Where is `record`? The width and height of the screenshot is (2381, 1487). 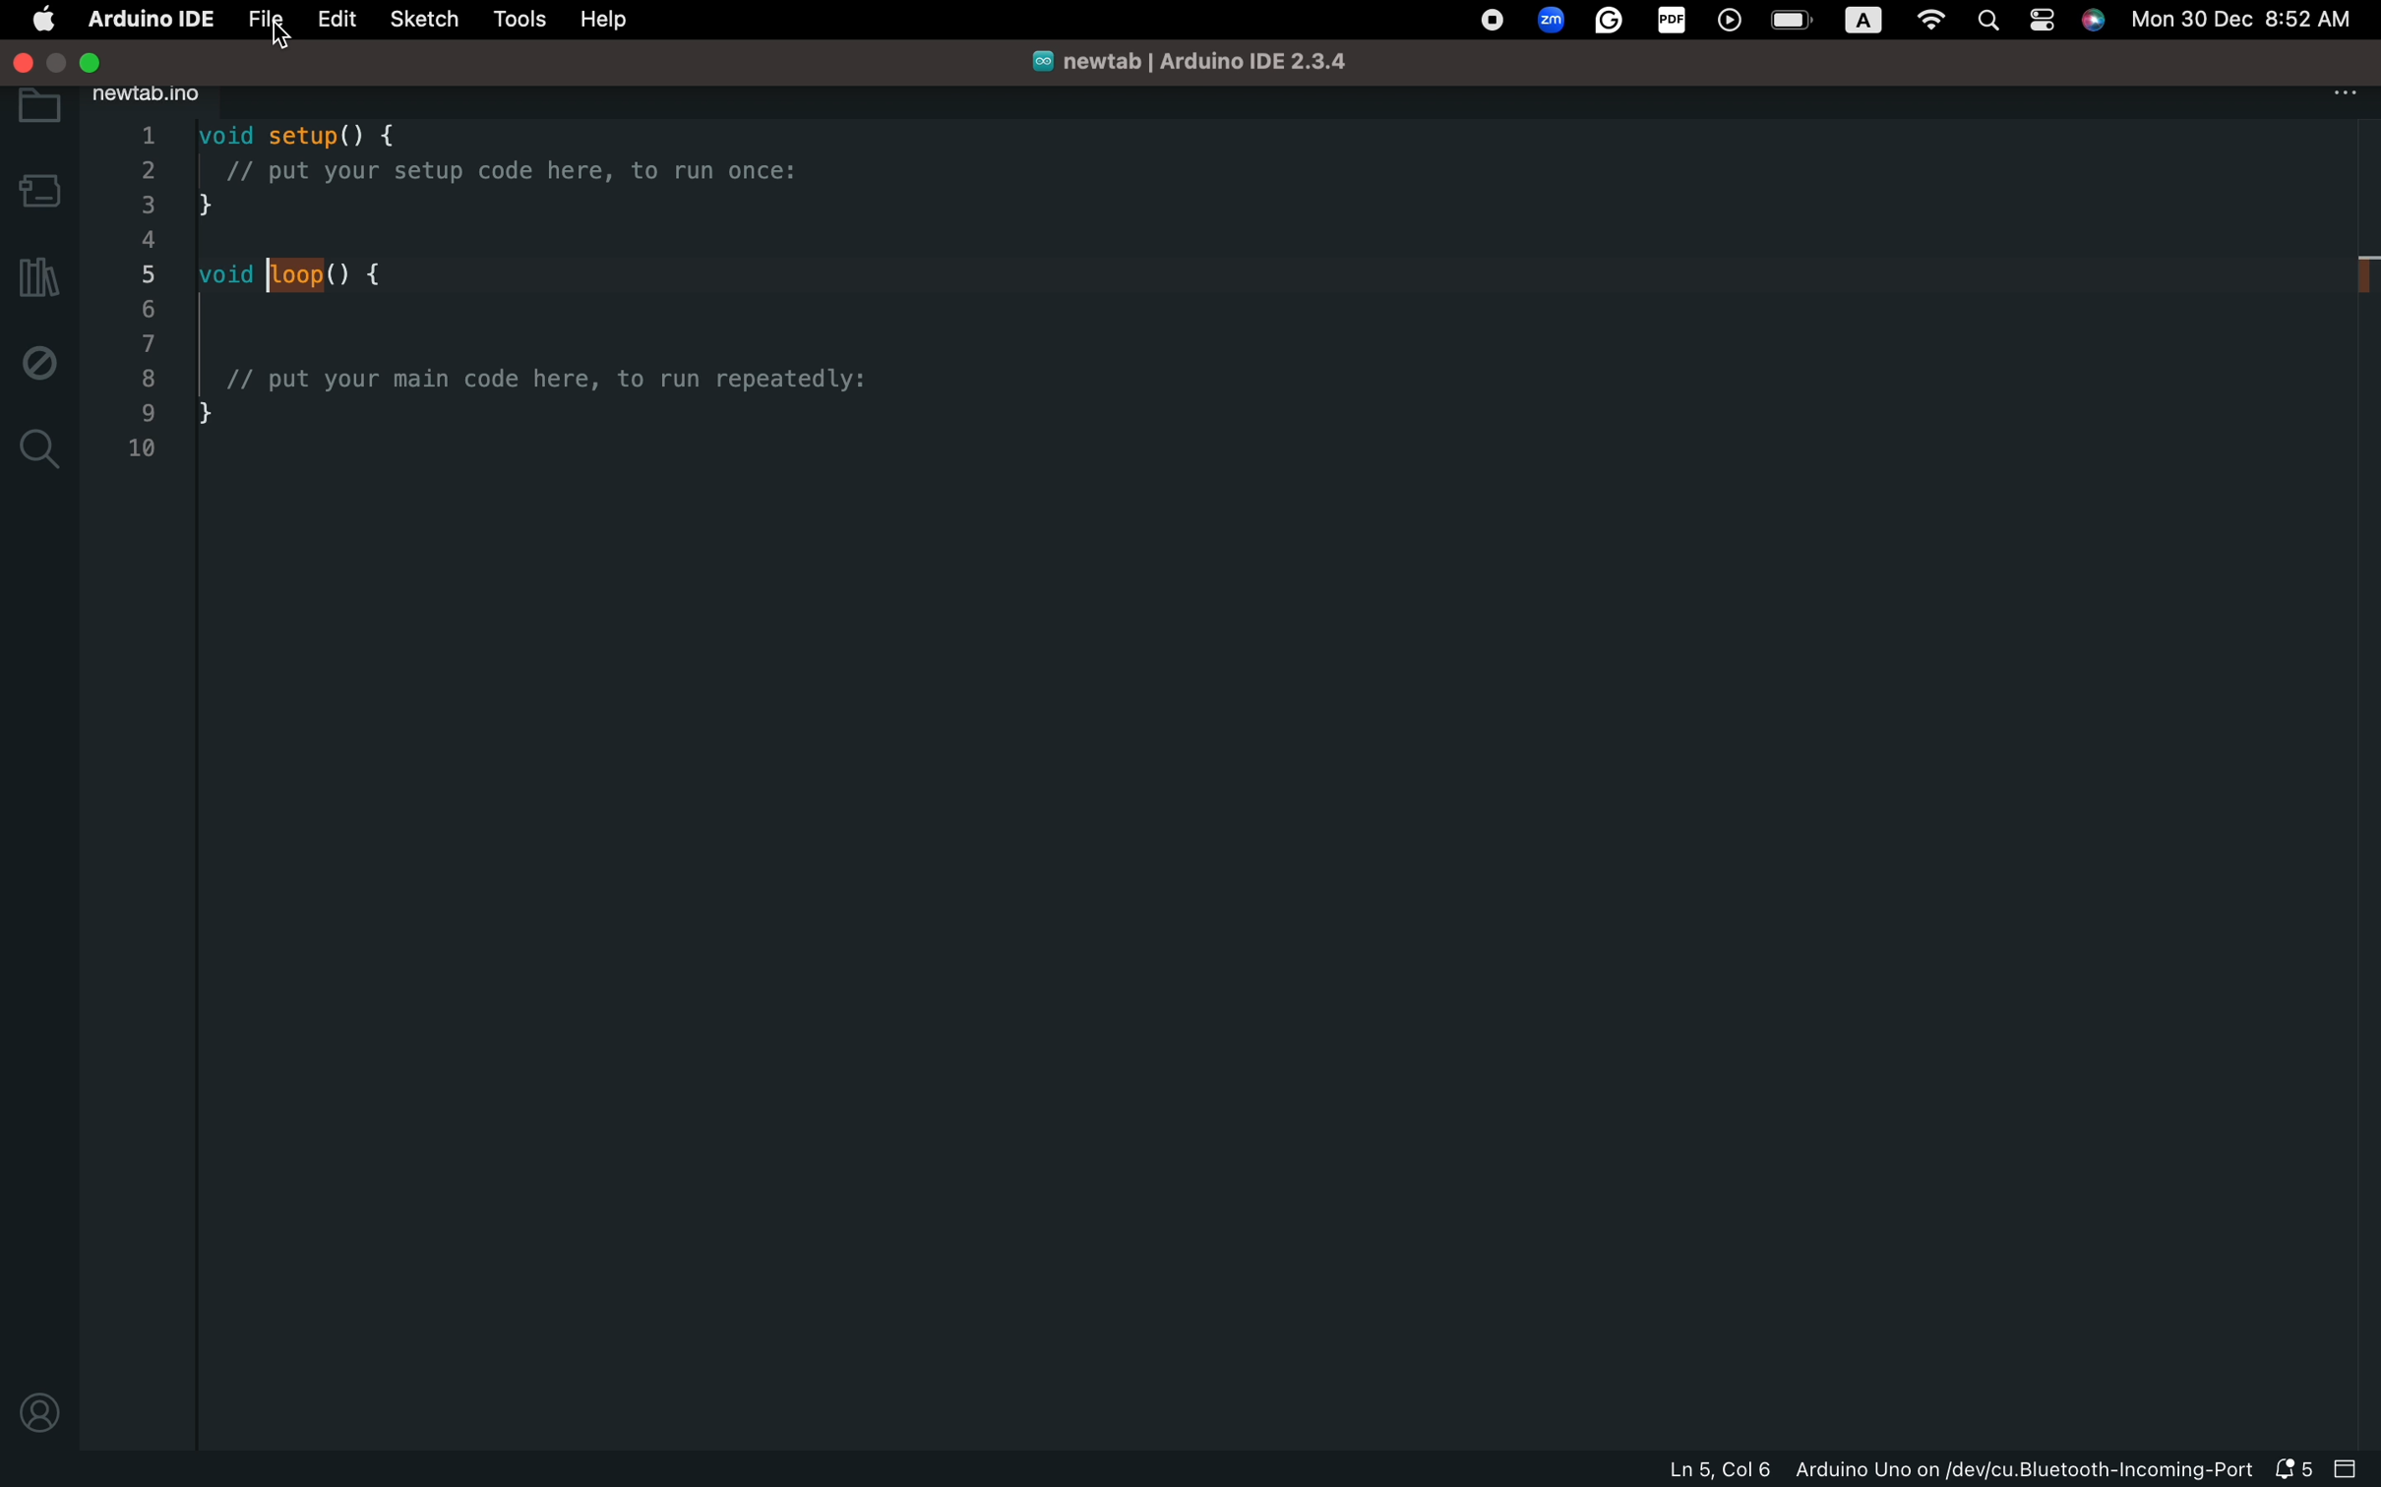 record is located at coordinates (1494, 21).